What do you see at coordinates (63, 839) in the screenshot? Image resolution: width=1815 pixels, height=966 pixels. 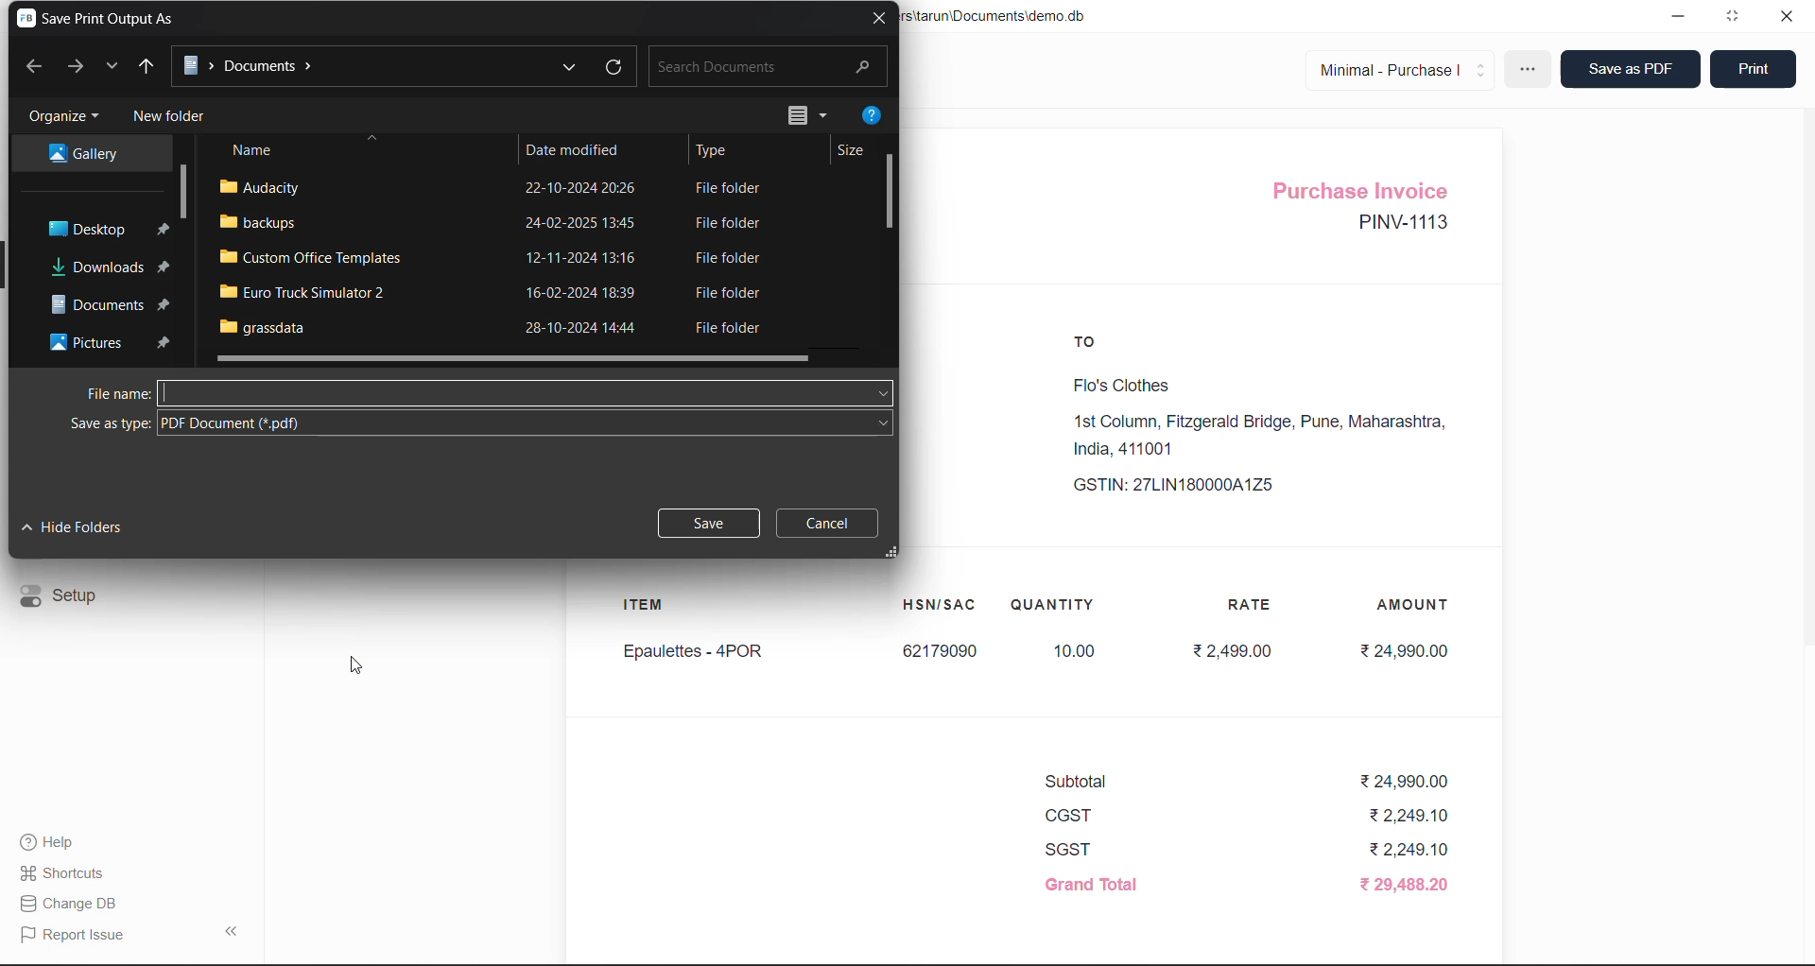 I see ` Help` at bounding box center [63, 839].